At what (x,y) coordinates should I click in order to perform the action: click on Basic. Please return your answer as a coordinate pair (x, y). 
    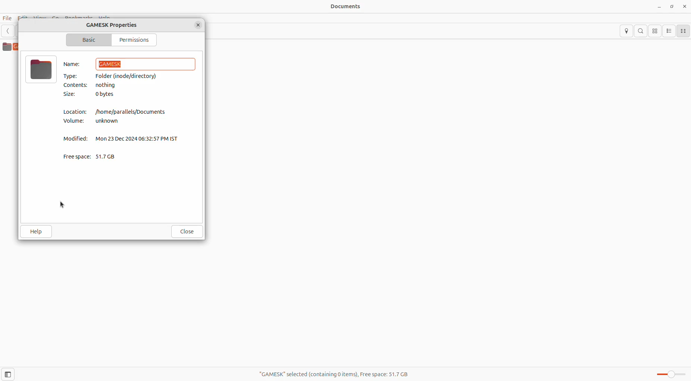
    Looking at the image, I should click on (88, 39).